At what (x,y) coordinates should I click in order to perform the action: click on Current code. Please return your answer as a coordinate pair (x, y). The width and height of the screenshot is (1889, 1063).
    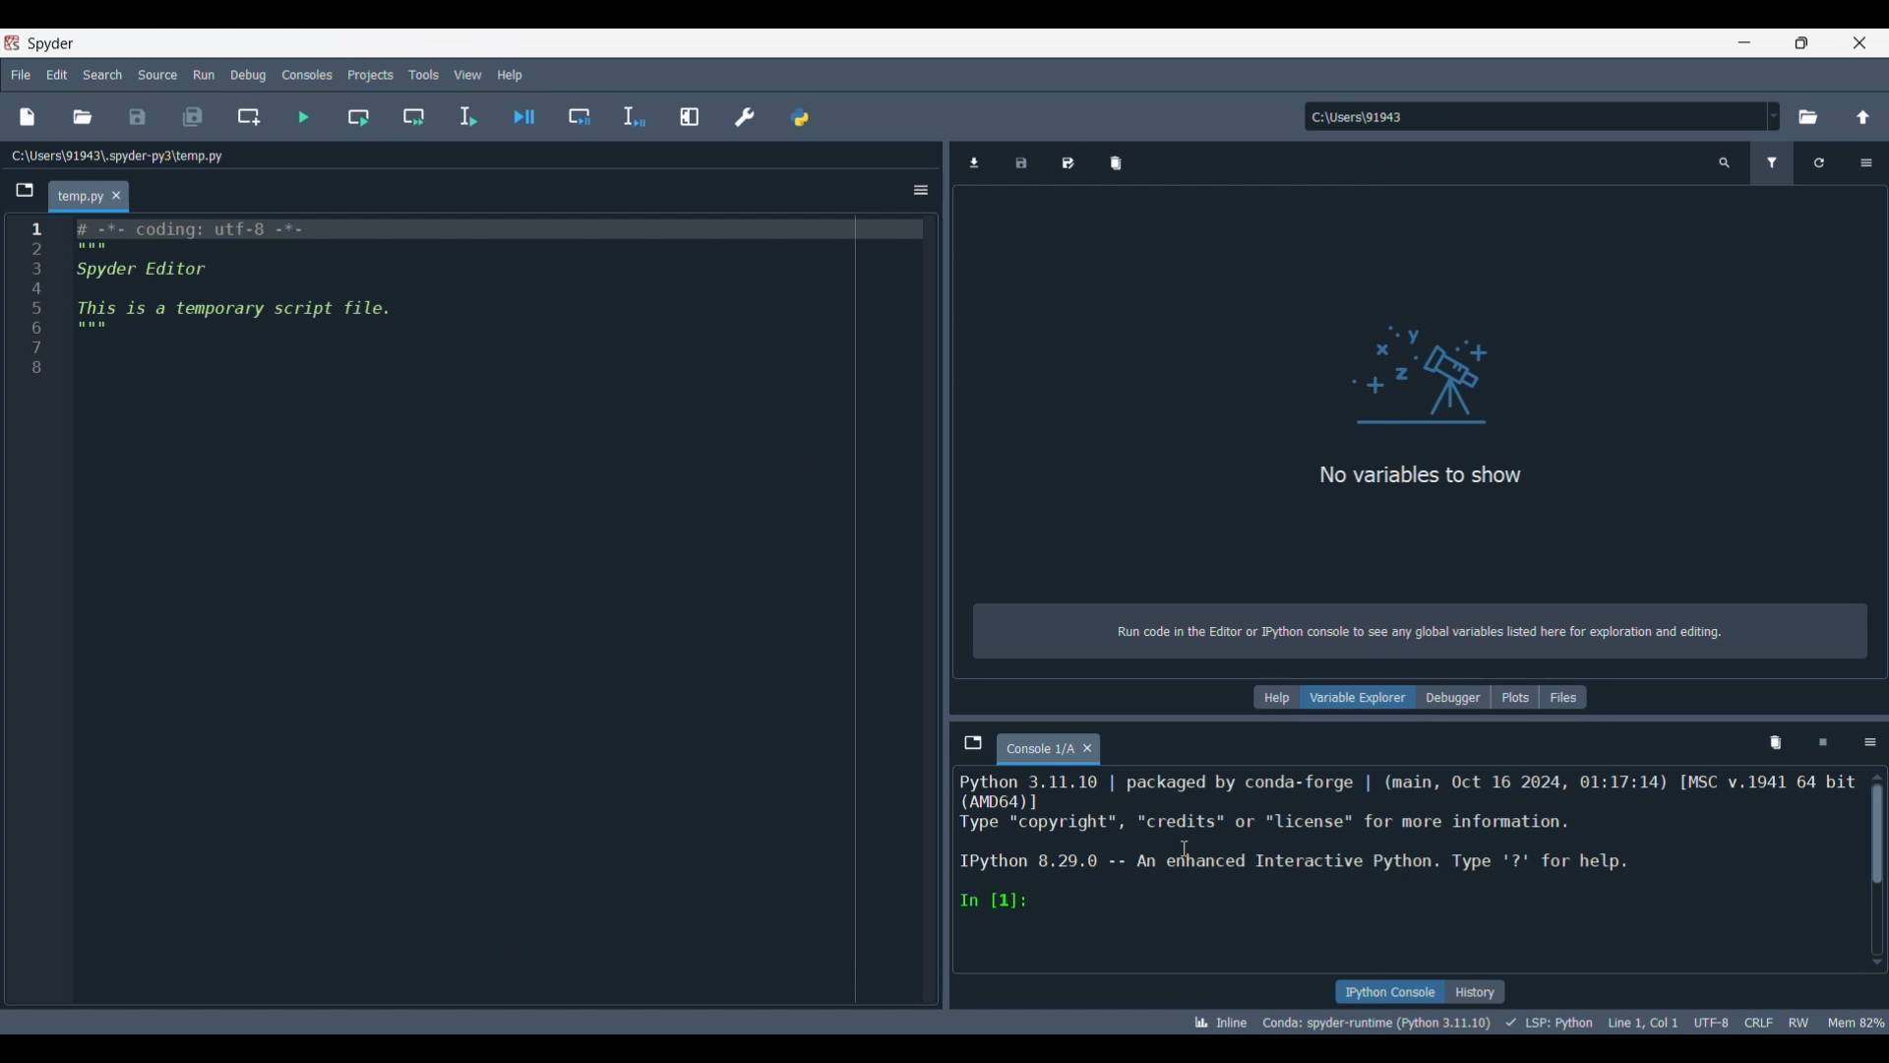
    Looking at the image, I should click on (468, 299).